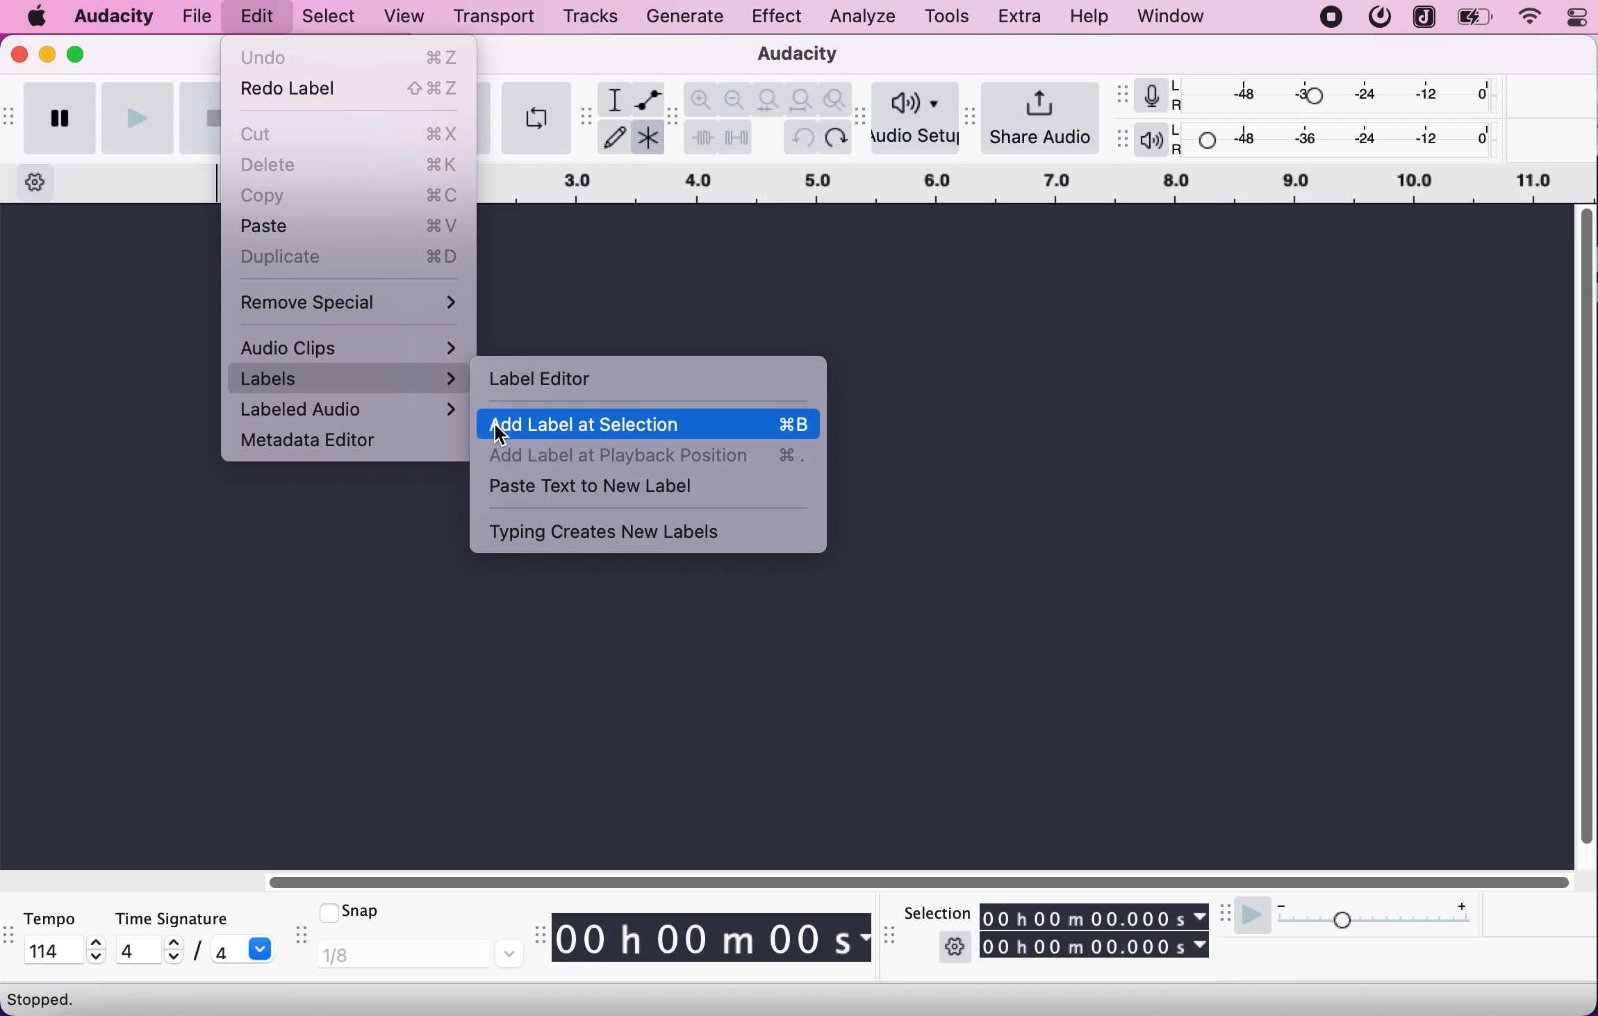 Image resolution: width=1598 pixels, height=1016 pixels. I want to click on redo, so click(836, 136).